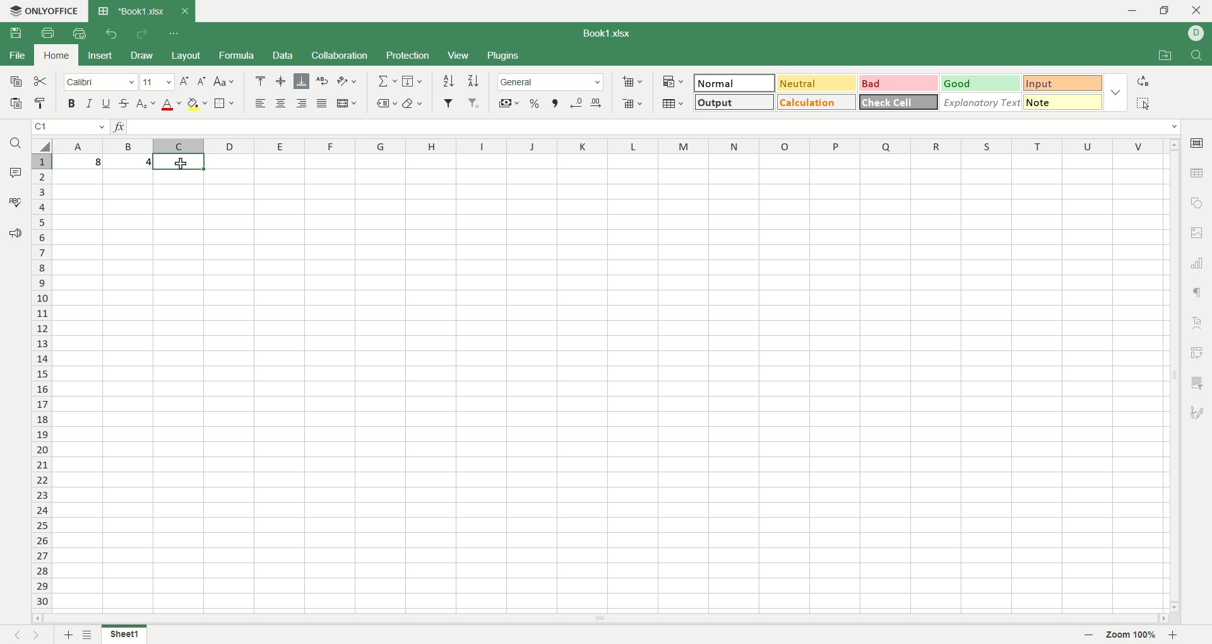 This screenshot has width=1212, height=644. Describe the element at coordinates (656, 128) in the screenshot. I see `input line` at that location.